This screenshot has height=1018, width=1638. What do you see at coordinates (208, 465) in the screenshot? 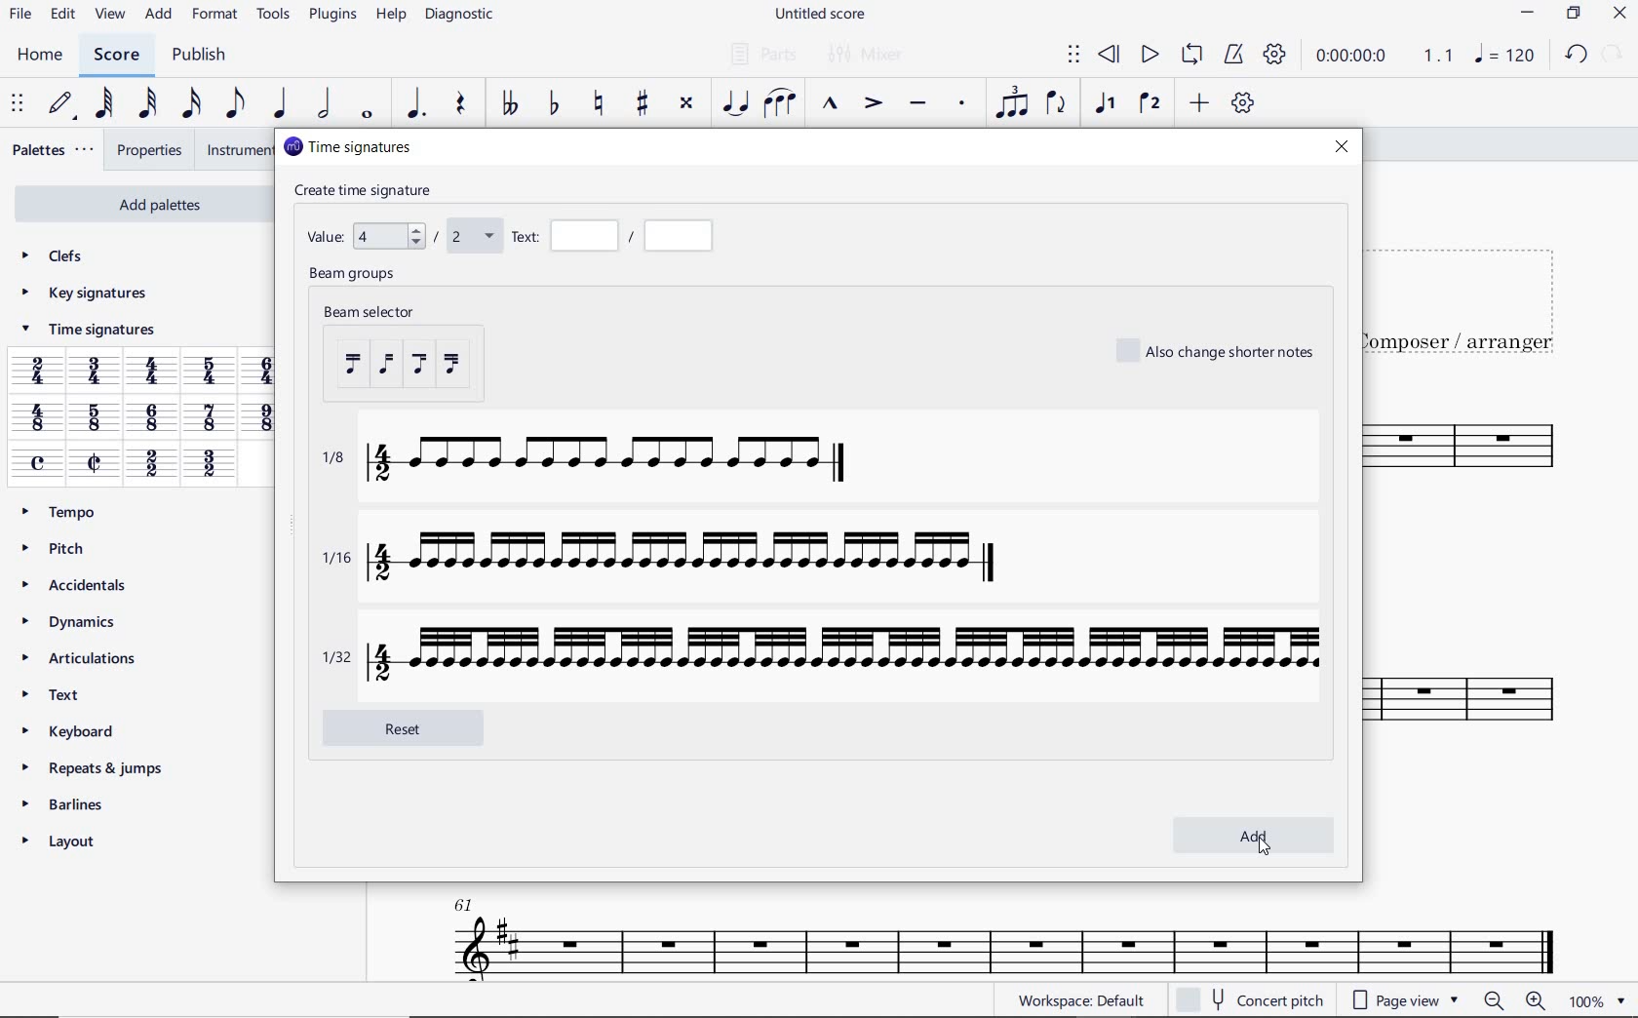
I see `3/2` at bounding box center [208, 465].